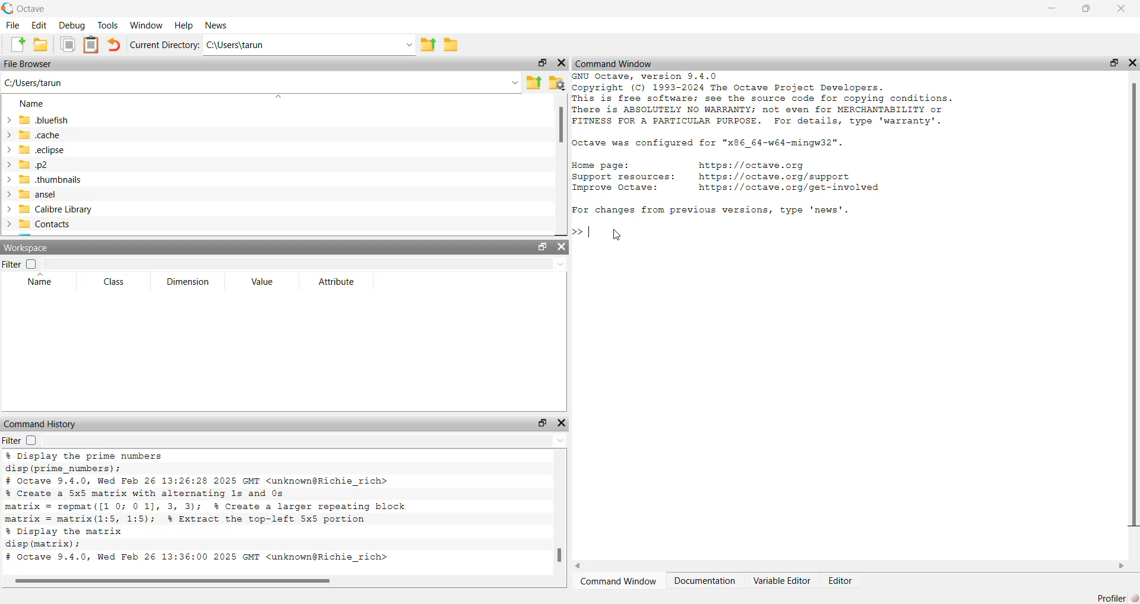  I want to click on minimize, so click(1054, 9).